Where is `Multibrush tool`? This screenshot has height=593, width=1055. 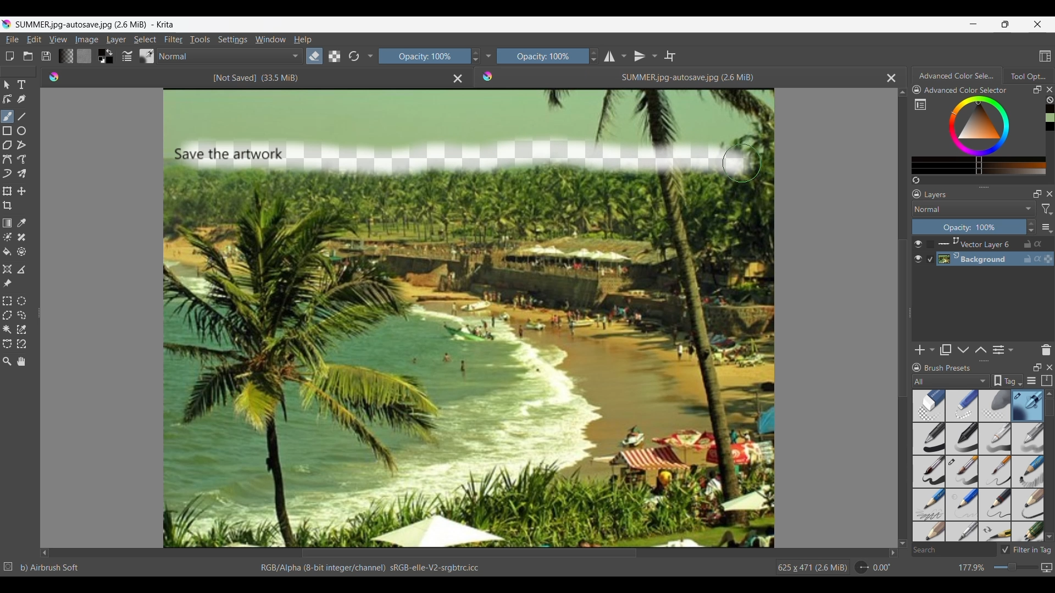 Multibrush tool is located at coordinates (21, 174).